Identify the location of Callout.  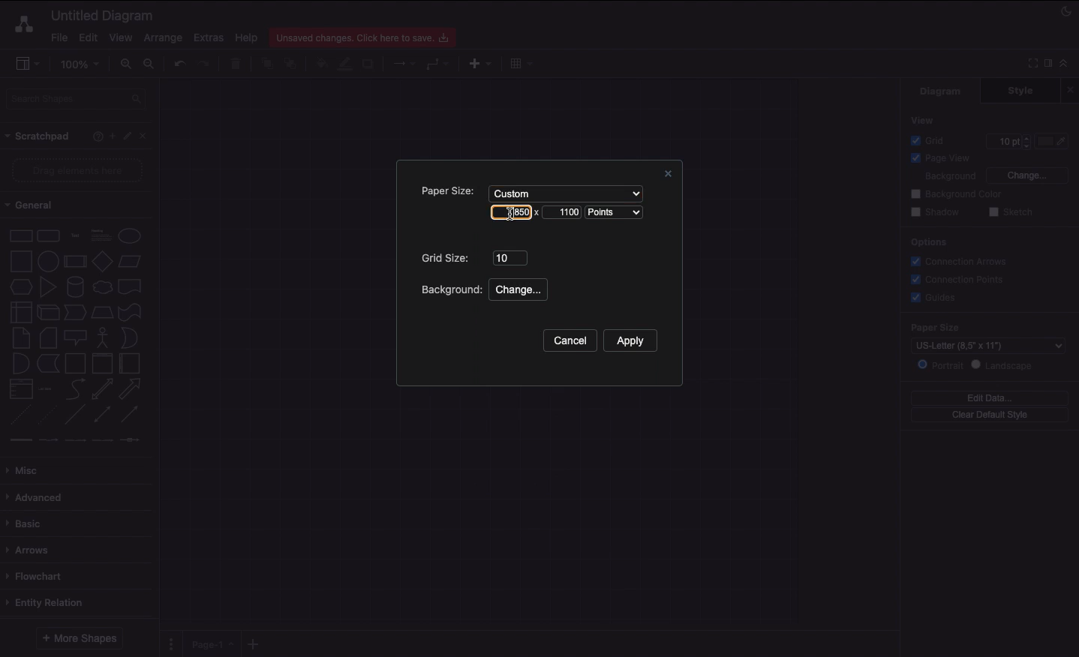
(77, 337).